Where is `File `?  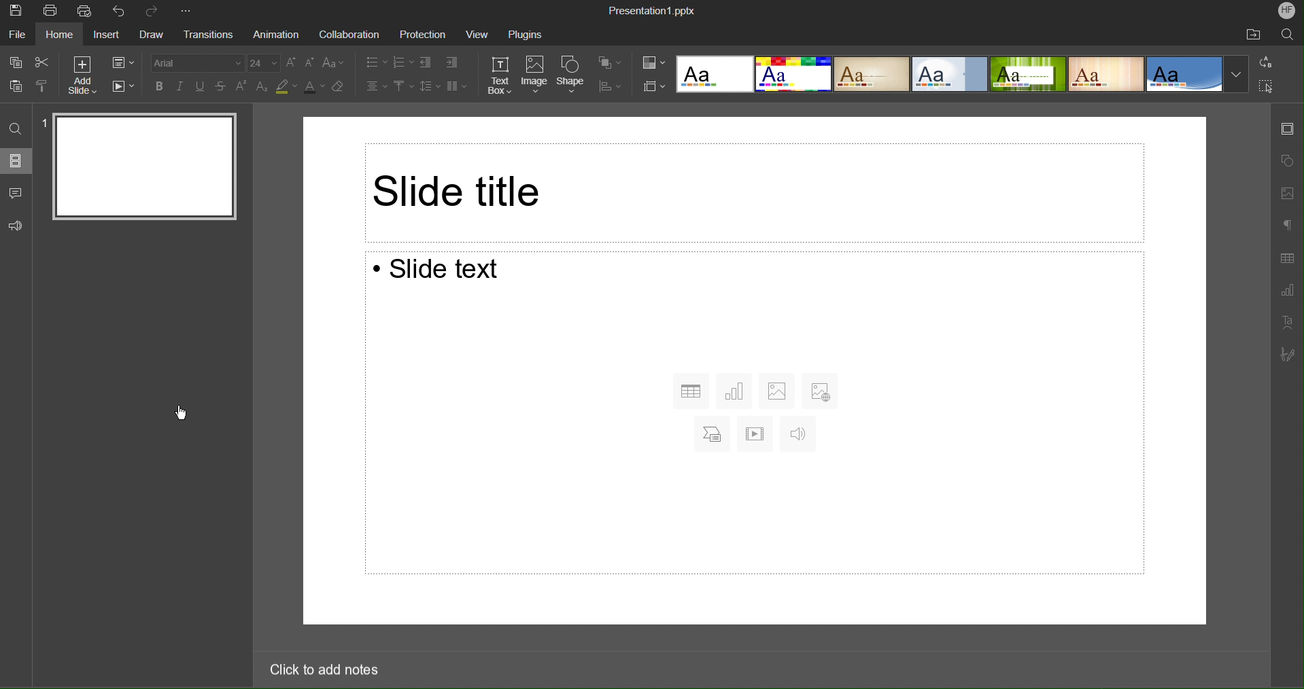
File  is located at coordinates (19, 35).